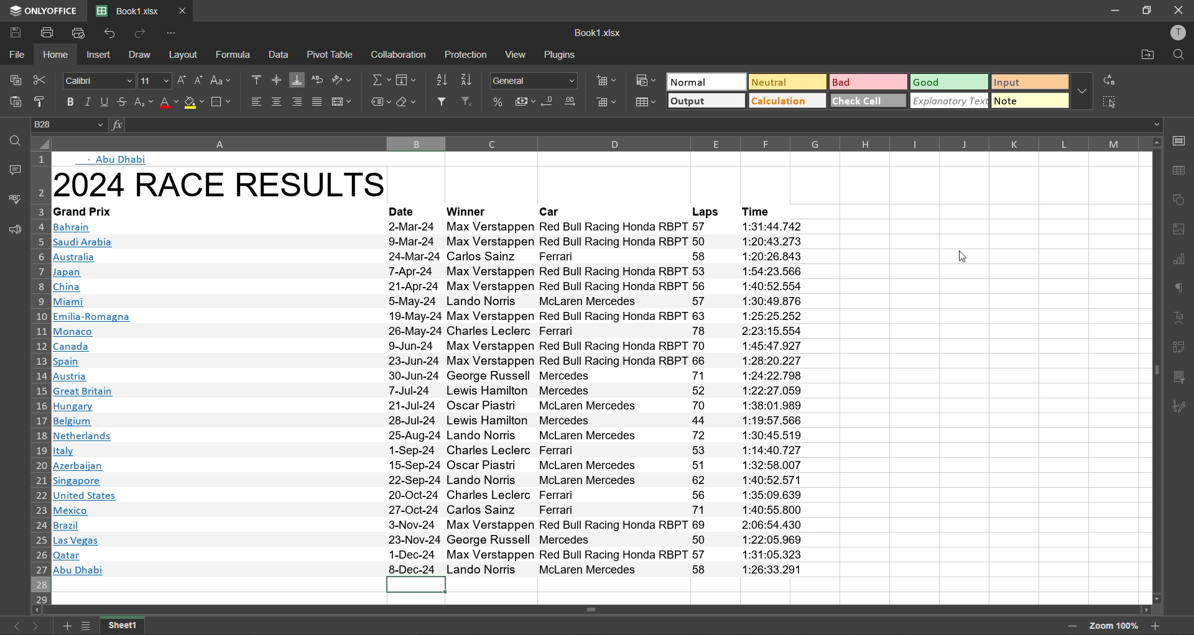 The image size is (1194, 635). I want to click on protection, so click(469, 54).